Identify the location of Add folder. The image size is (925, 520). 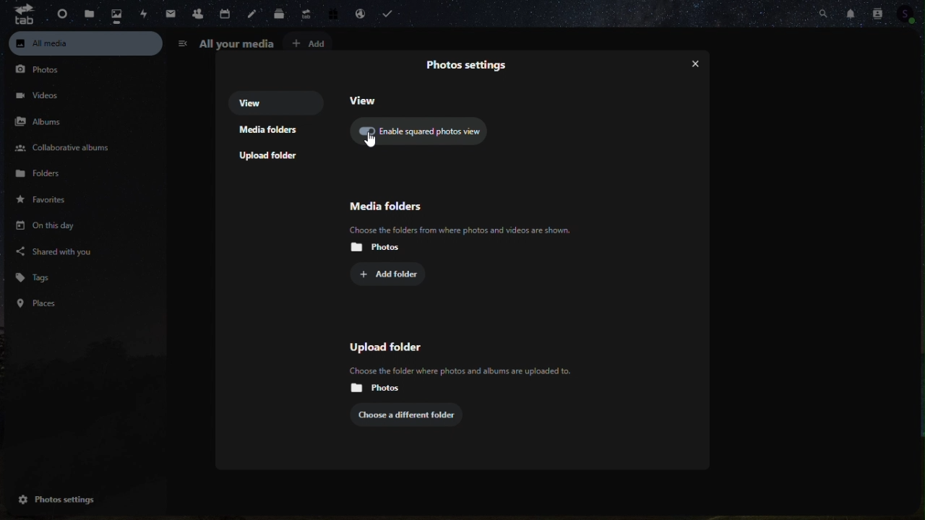
(395, 275).